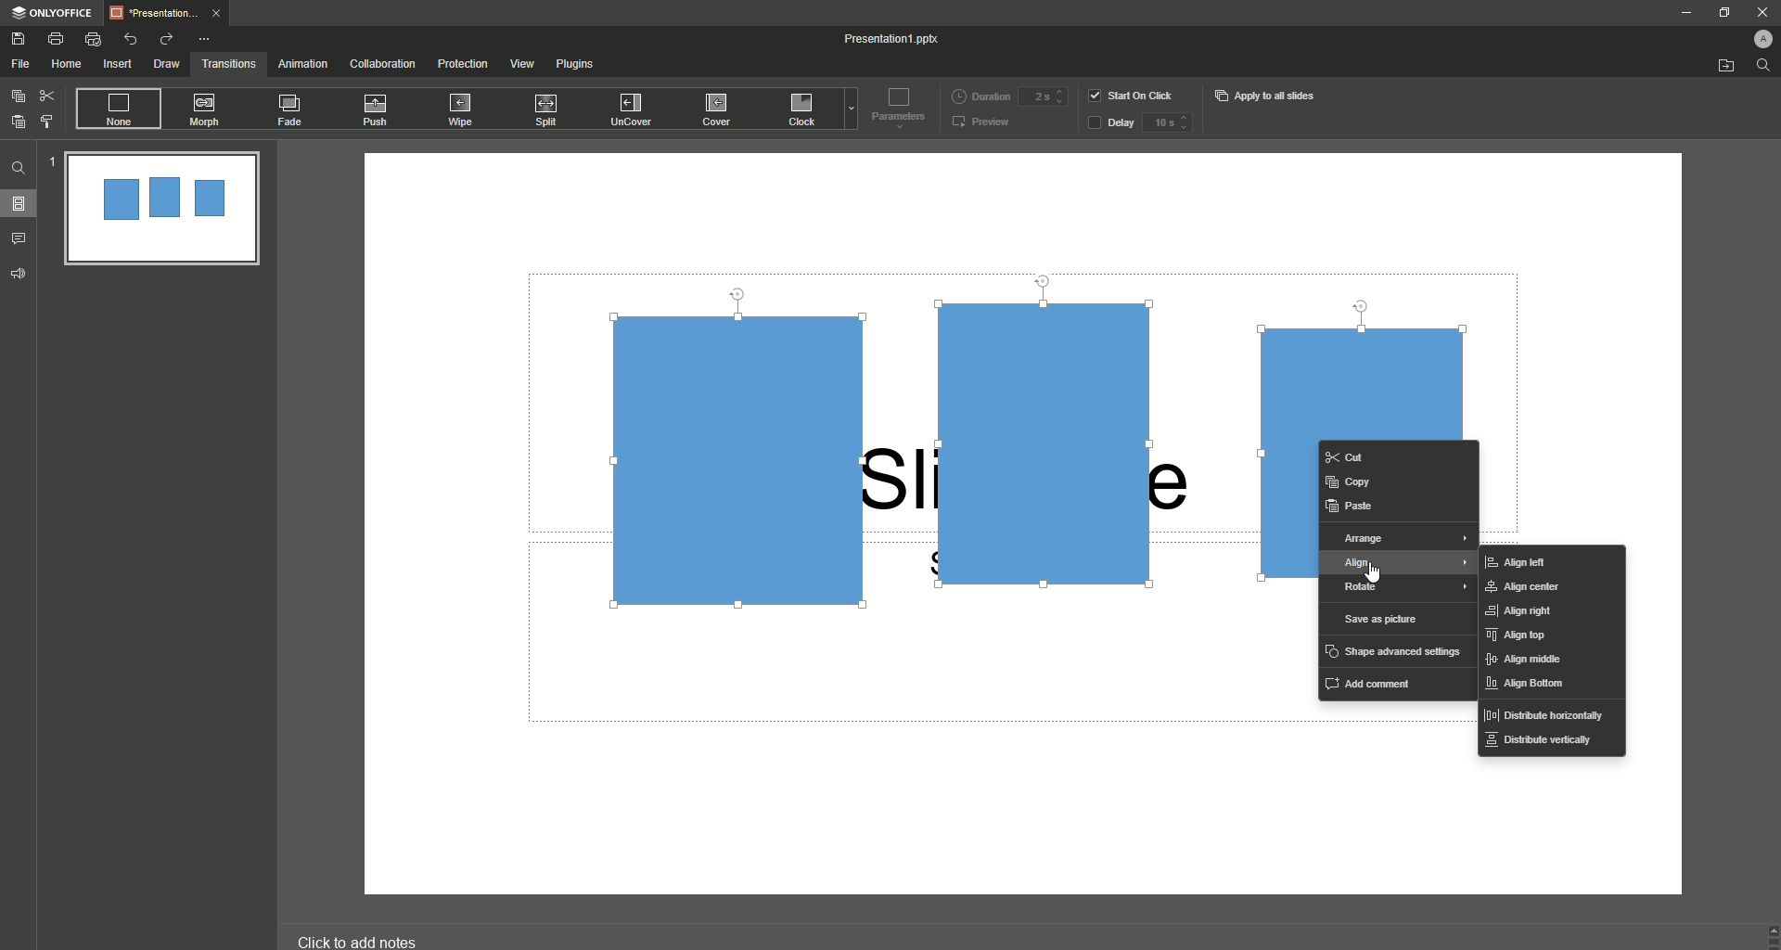 Image resolution: width=1781 pixels, height=950 pixels. I want to click on Comments, so click(22, 237).